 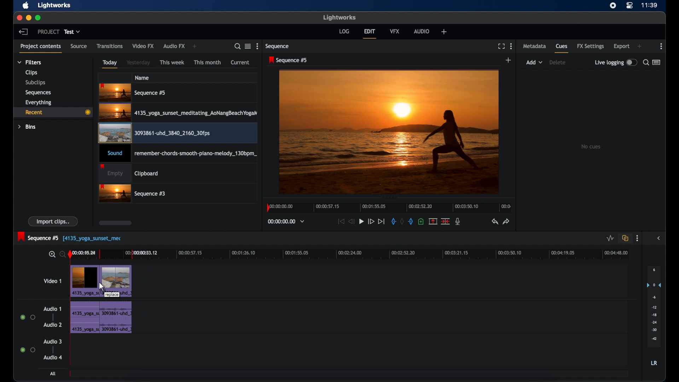 What do you see at coordinates (36, 82) in the screenshot?
I see `subclips` at bounding box center [36, 82].